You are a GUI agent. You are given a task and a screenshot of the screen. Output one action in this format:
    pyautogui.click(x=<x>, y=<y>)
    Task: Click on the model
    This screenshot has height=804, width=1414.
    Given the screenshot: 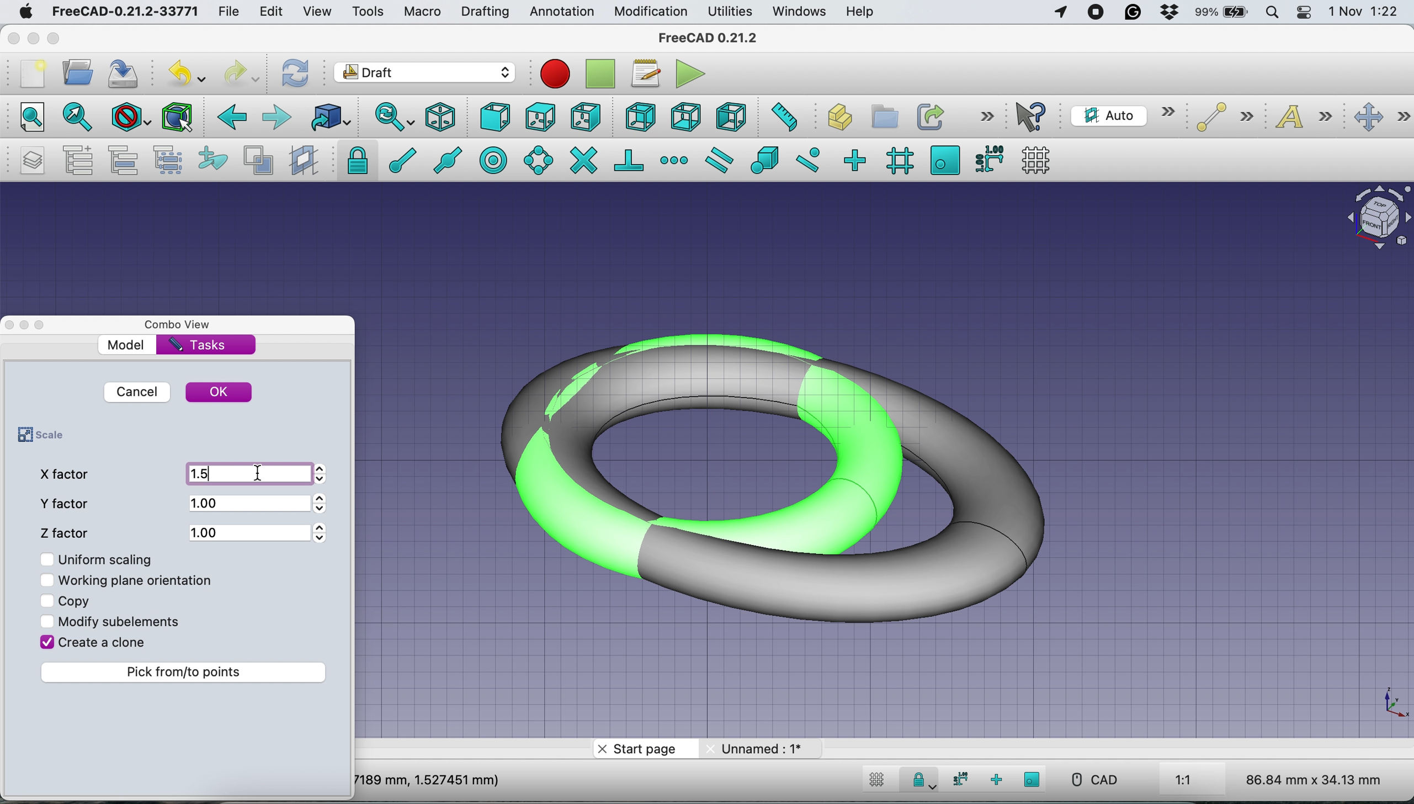 What is the action you would take?
    pyautogui.click(x=127, y=345)
    